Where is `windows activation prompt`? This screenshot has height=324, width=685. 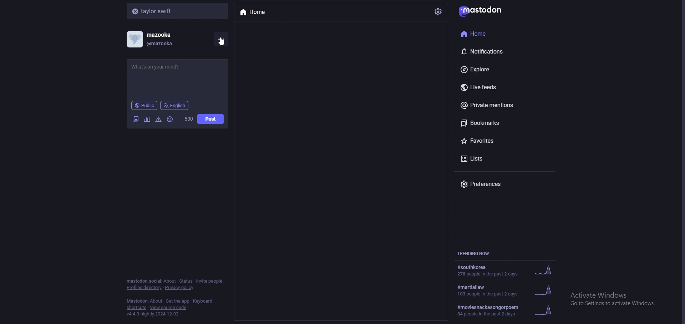 windows activation prompt is located at coordinates (618, 302).